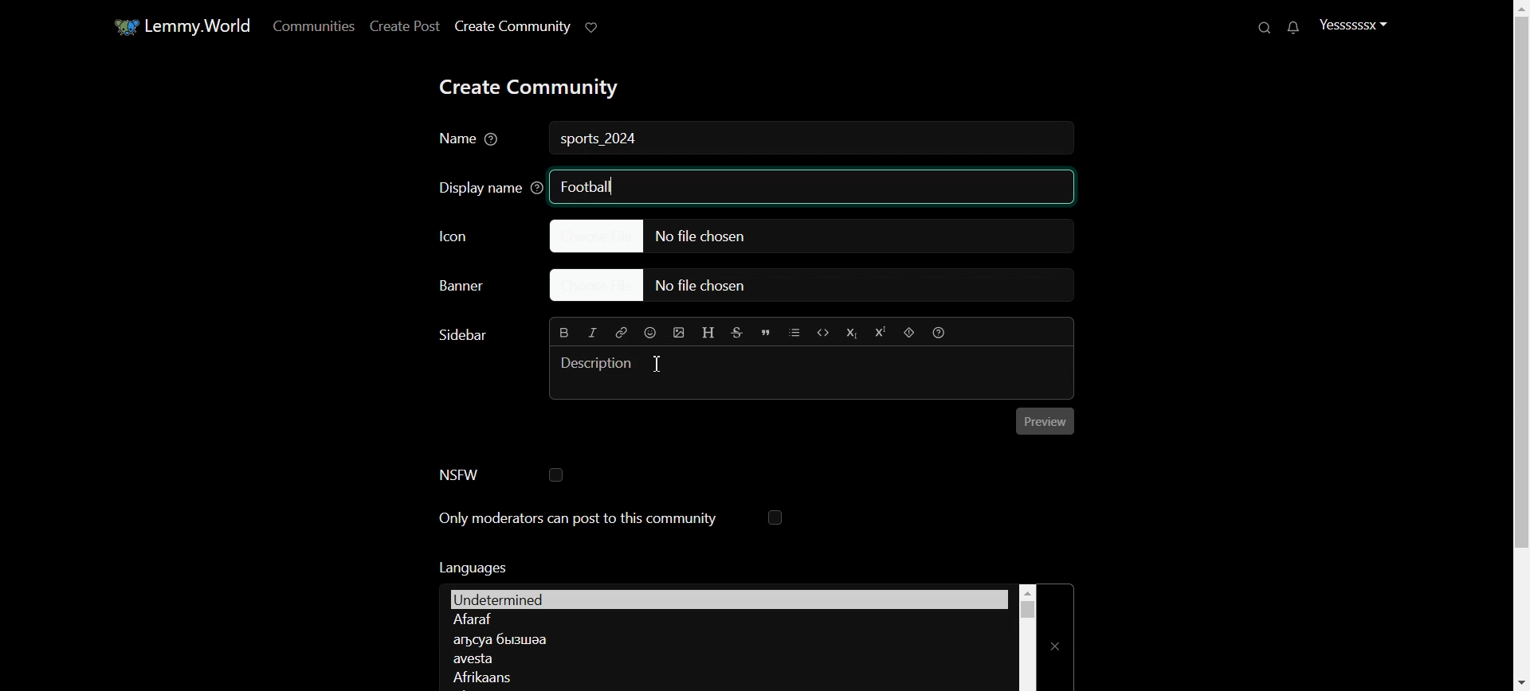  What do you see at coordinates (478, 235) in the screenshot?
I see `Icon ` at bounding box center [478, 235].